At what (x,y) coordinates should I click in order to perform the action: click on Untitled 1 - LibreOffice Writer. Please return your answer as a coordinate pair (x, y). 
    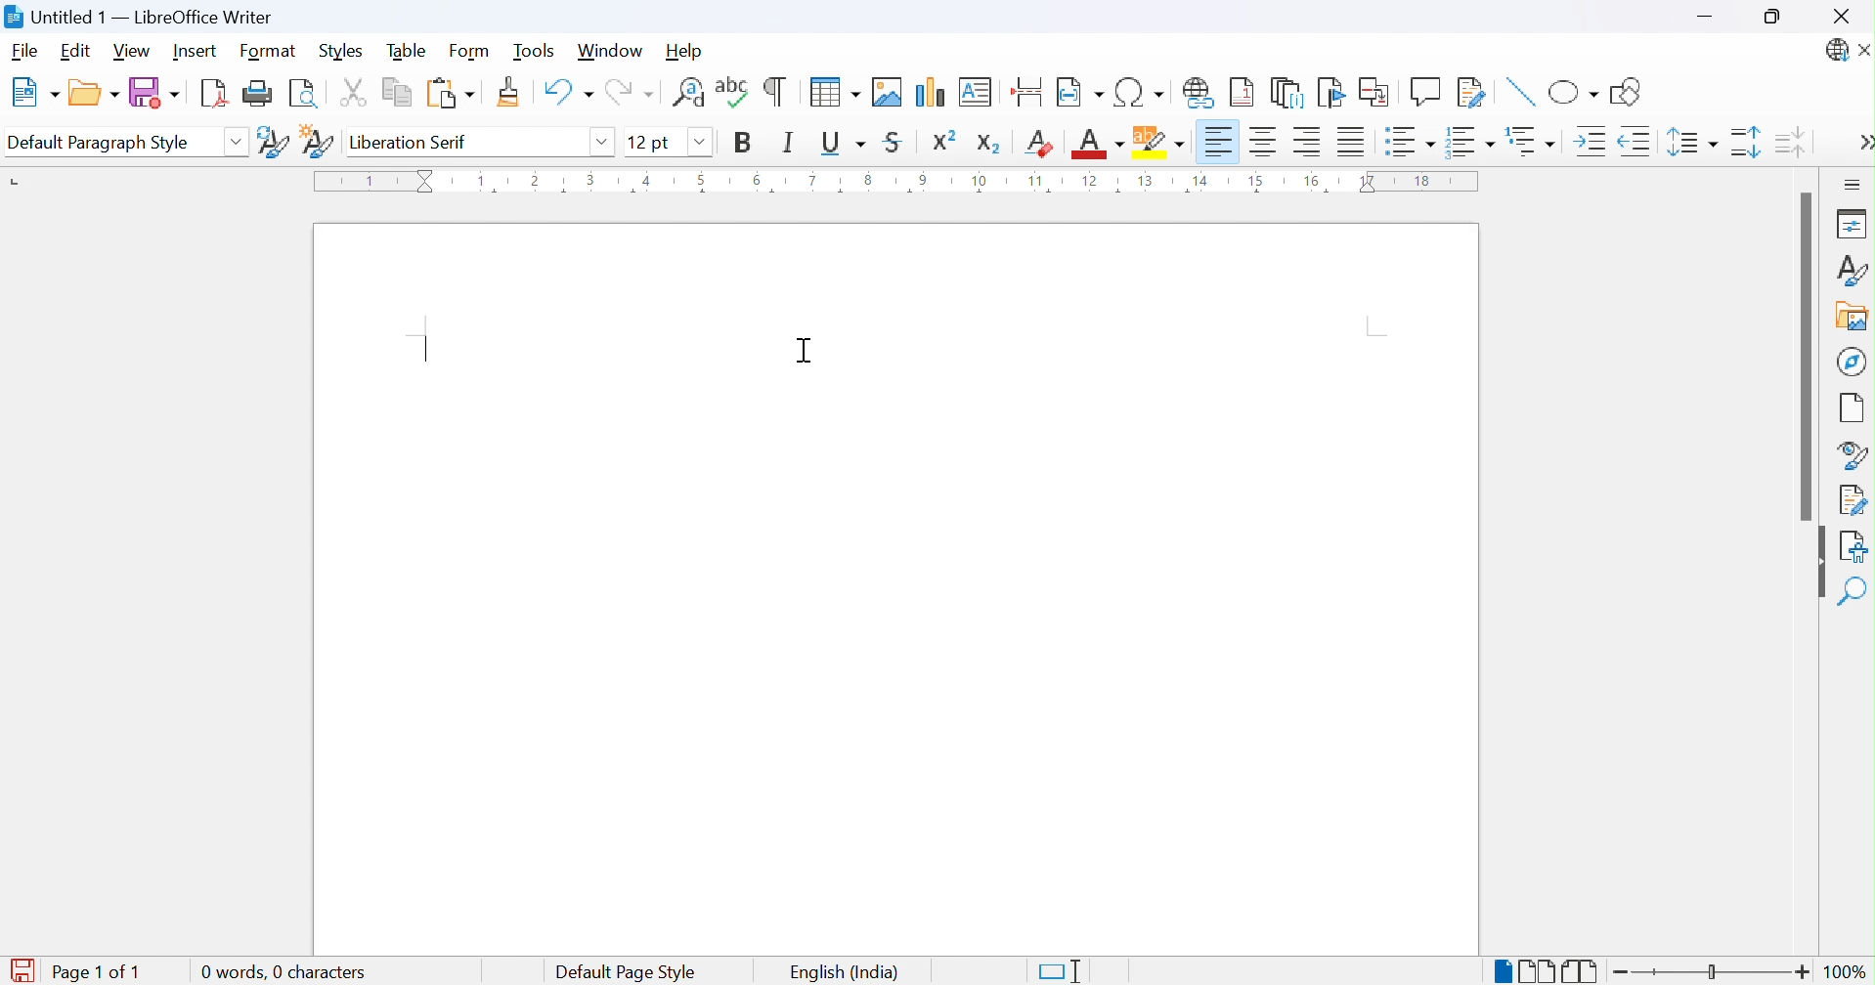
    Looking at the image, I should click on (141, 16).